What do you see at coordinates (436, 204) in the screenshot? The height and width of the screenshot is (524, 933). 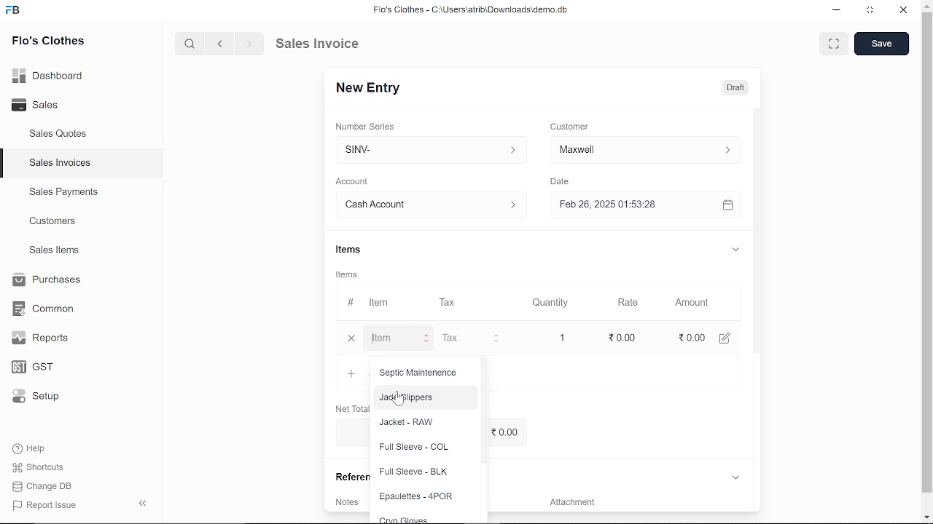 I see `Account :` at bounding box center [436, 204].